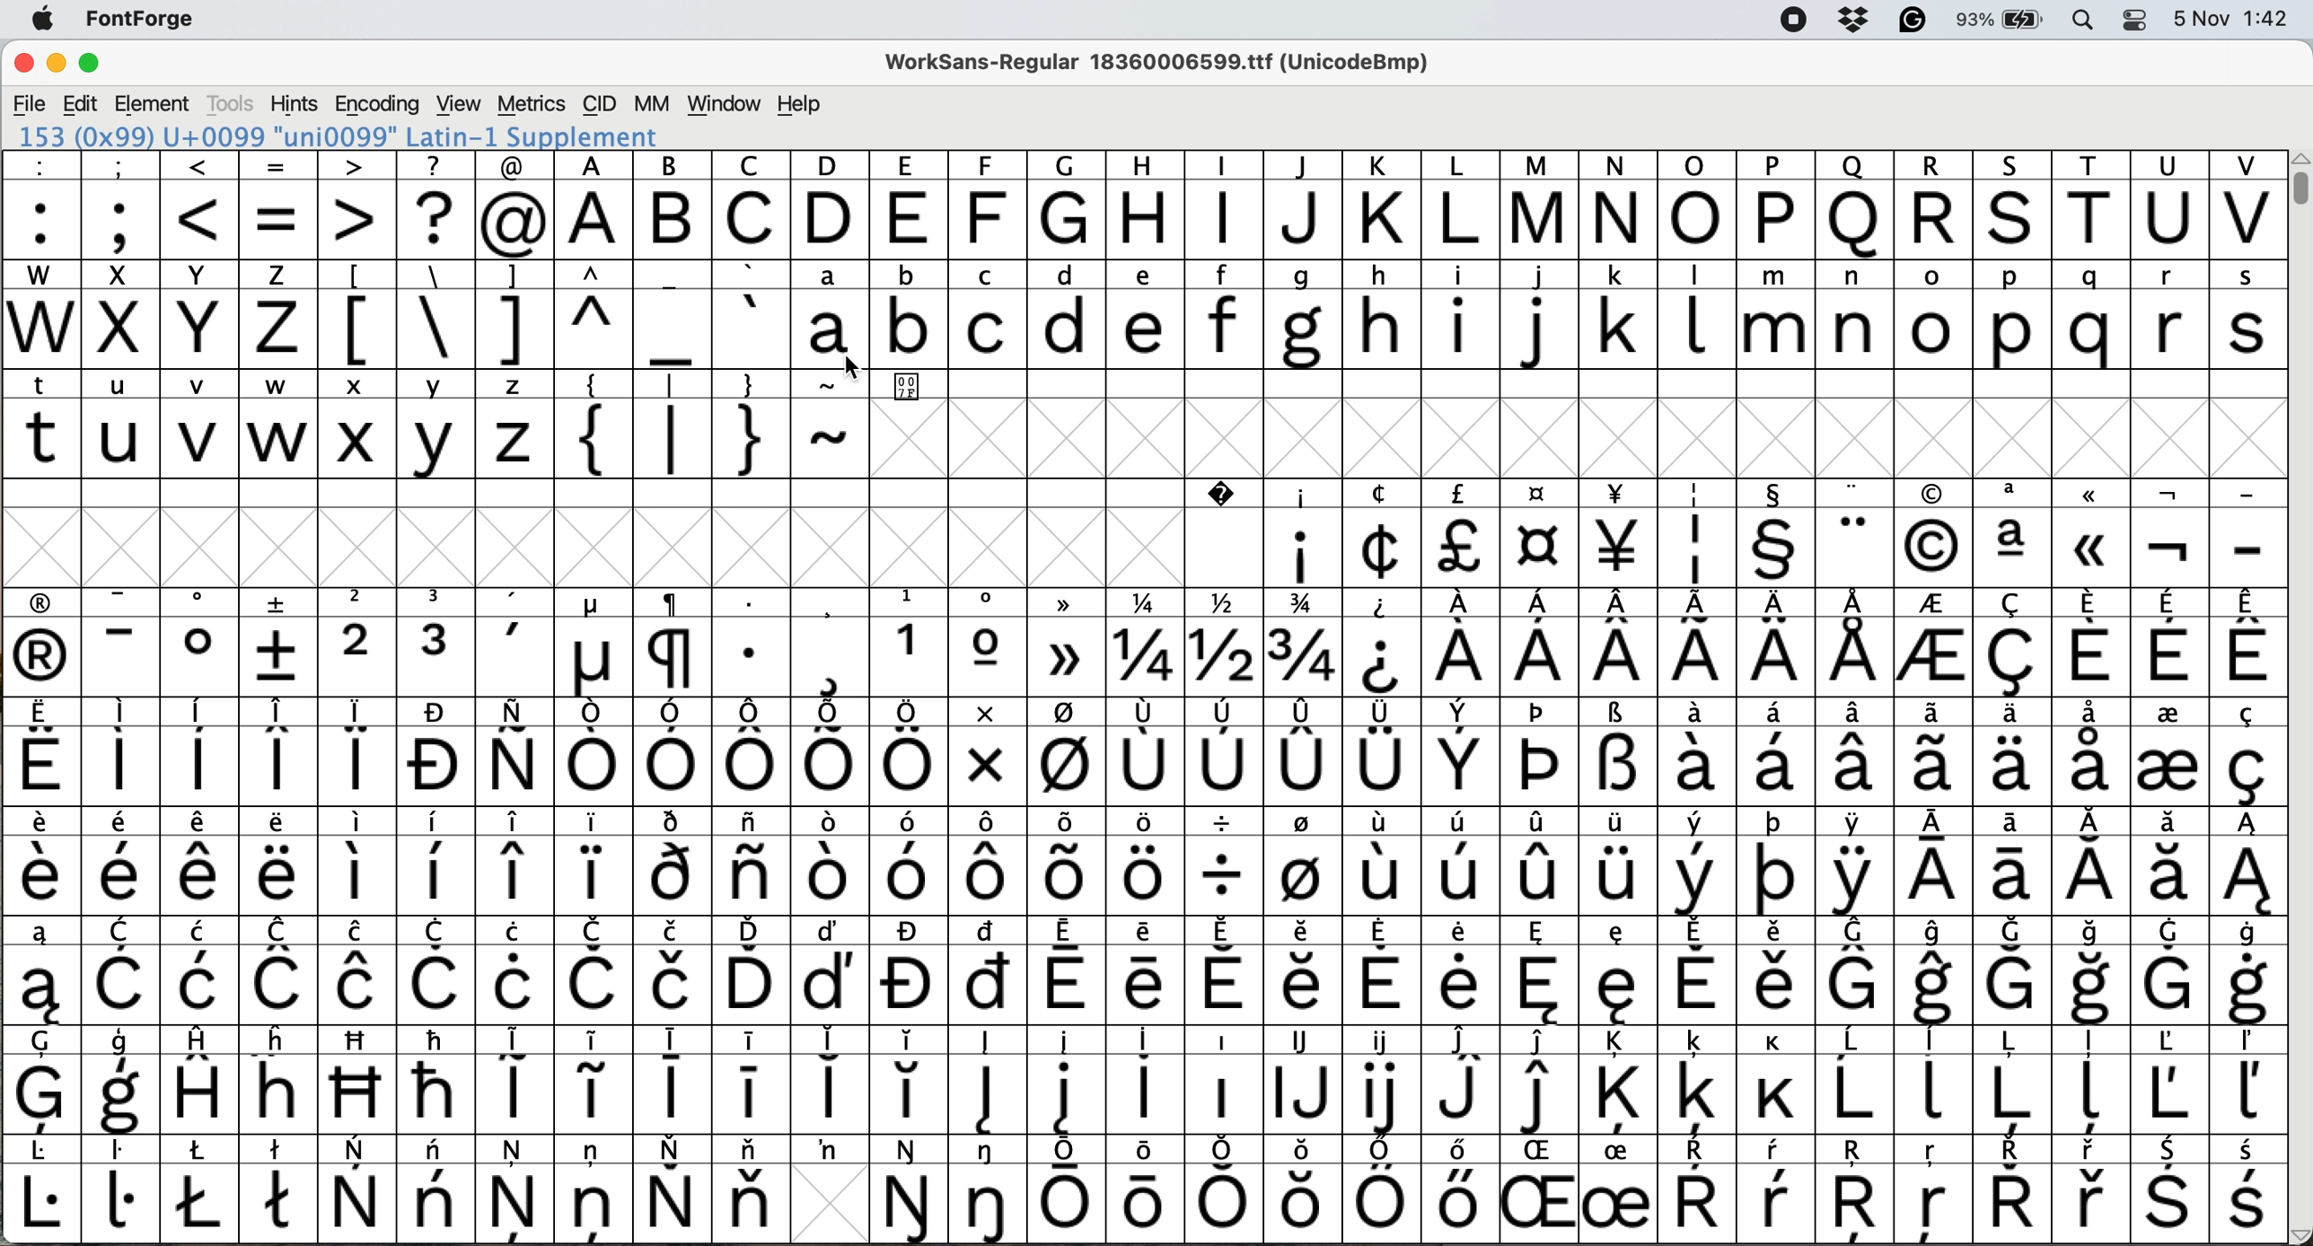  What do you see at coordinates (514, 751) in the screenshot?
I see `symbol` at bounding box center [514, 751].